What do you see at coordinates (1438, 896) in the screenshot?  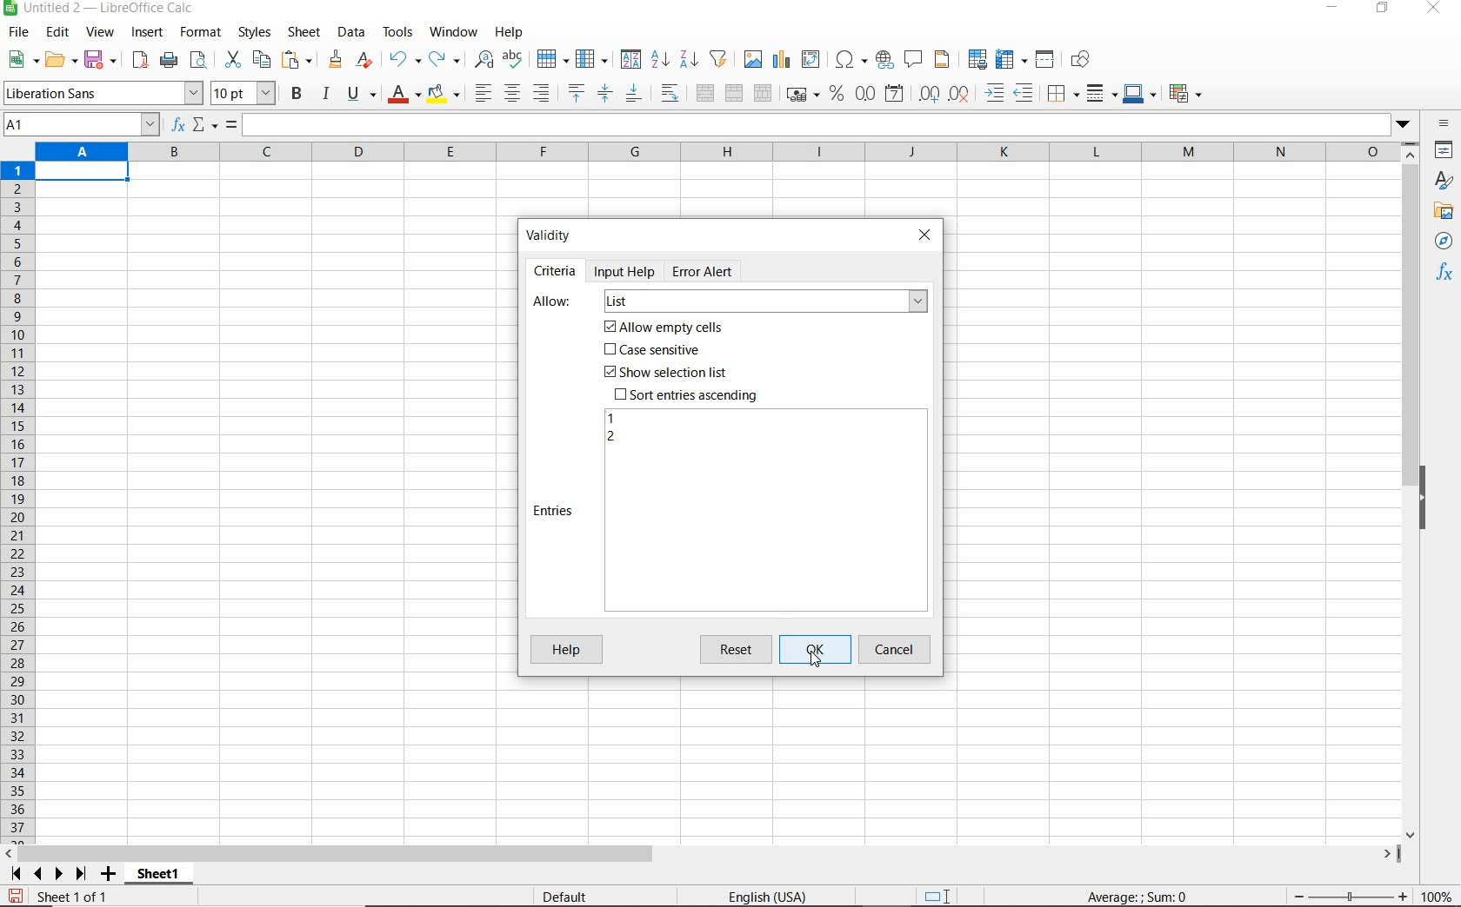 I see `zoom factor` at bounding box center [1438, 896].